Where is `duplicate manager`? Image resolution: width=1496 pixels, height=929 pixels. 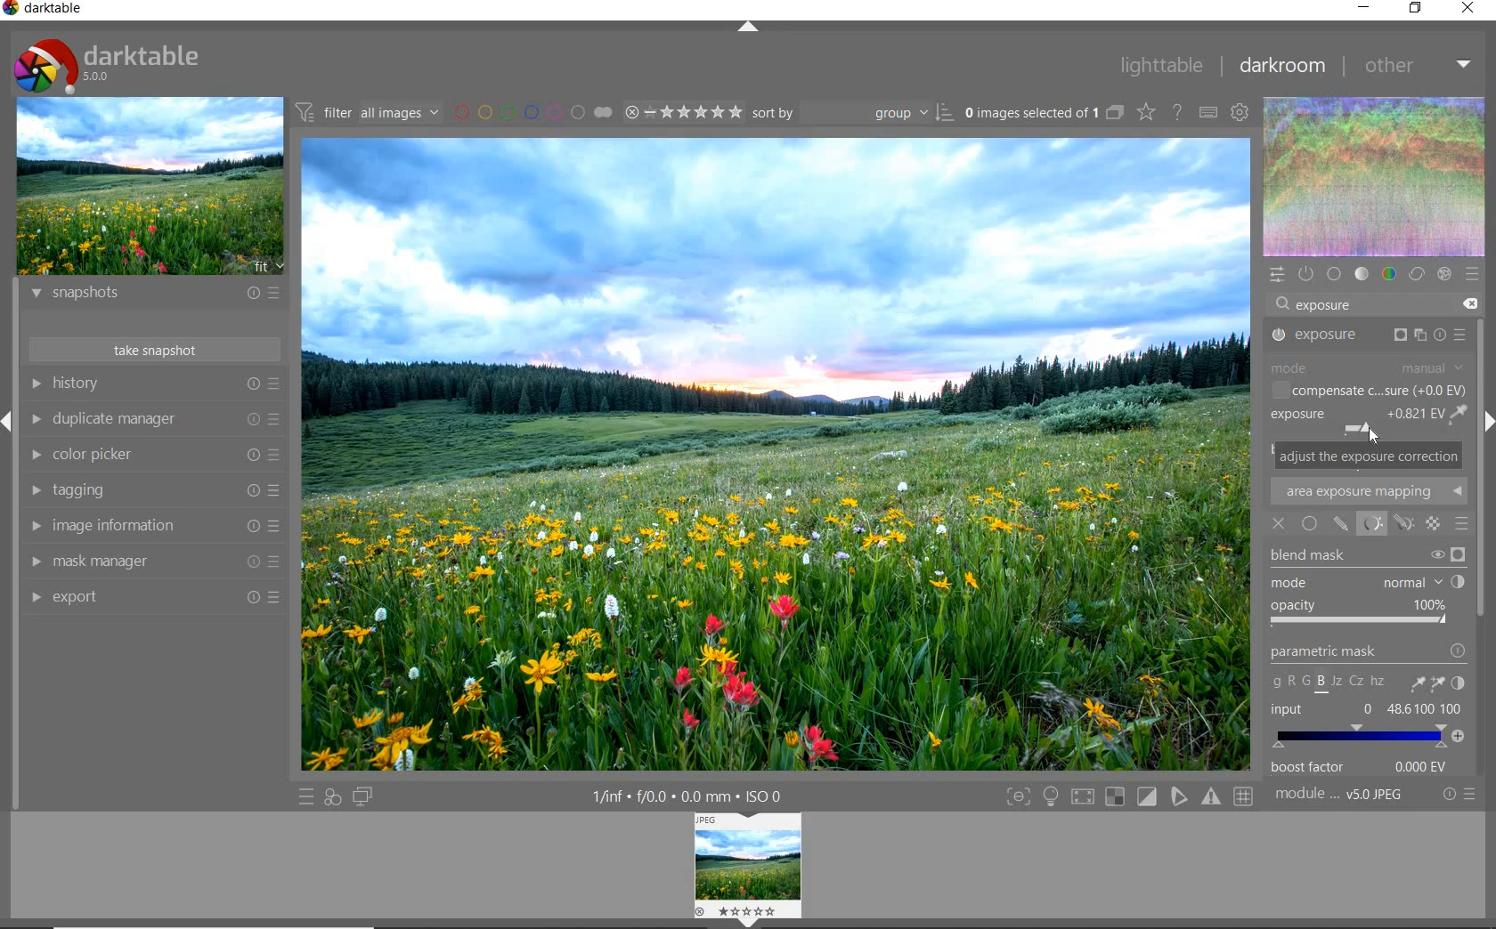 duplicate manager is located at coordinates (156, 422).